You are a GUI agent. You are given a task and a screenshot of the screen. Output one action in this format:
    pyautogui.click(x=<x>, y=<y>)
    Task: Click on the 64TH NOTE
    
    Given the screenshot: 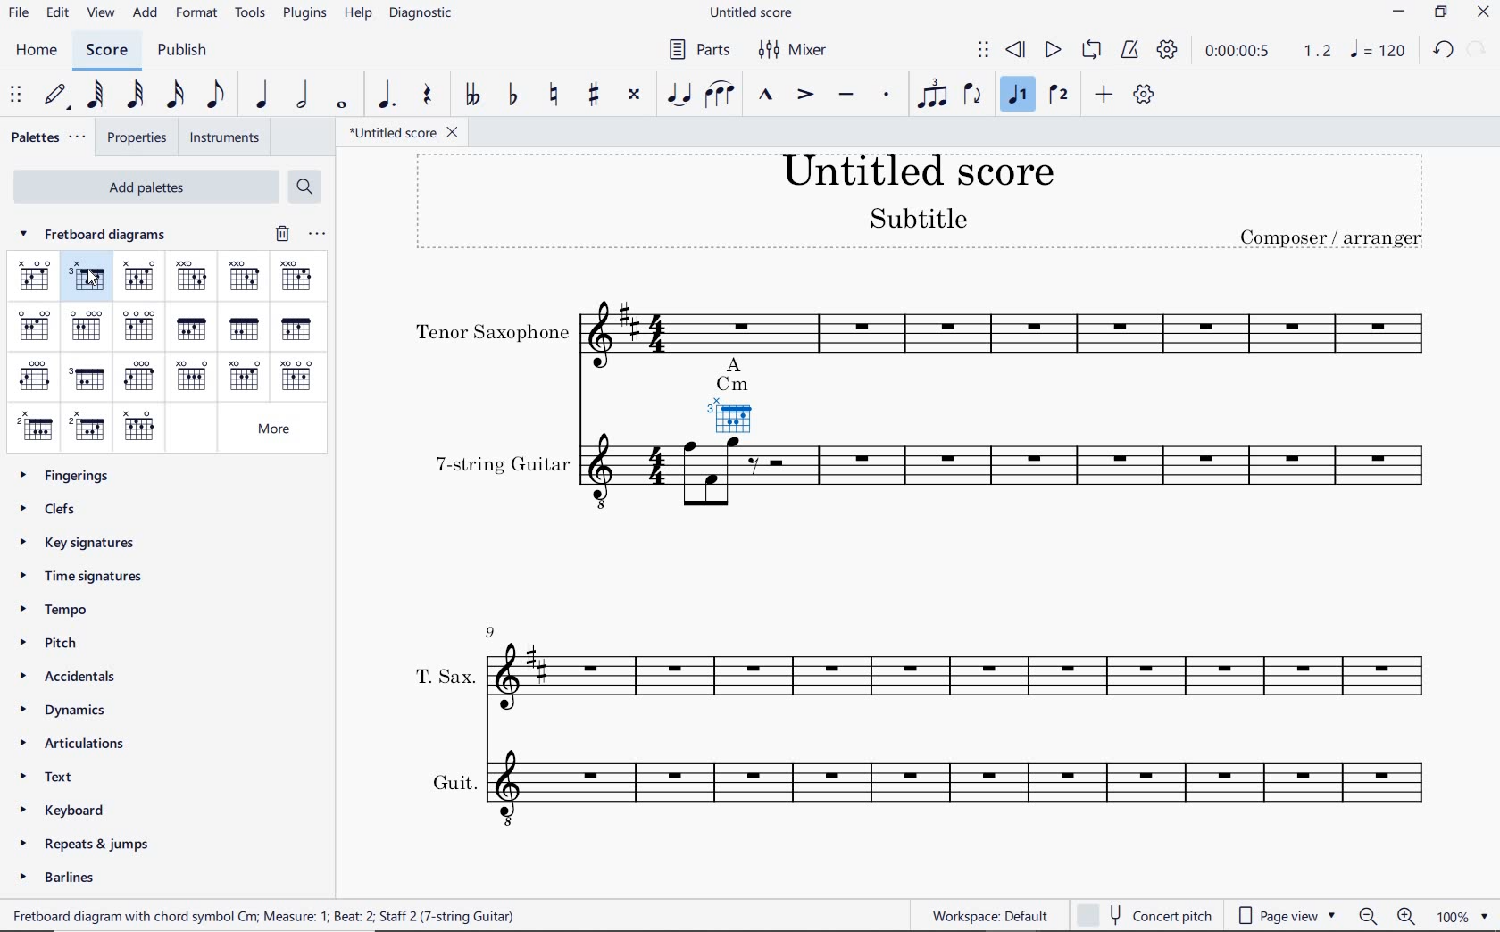 What is the action you would take?
    pyautogui.click(x=96, y=96)
    